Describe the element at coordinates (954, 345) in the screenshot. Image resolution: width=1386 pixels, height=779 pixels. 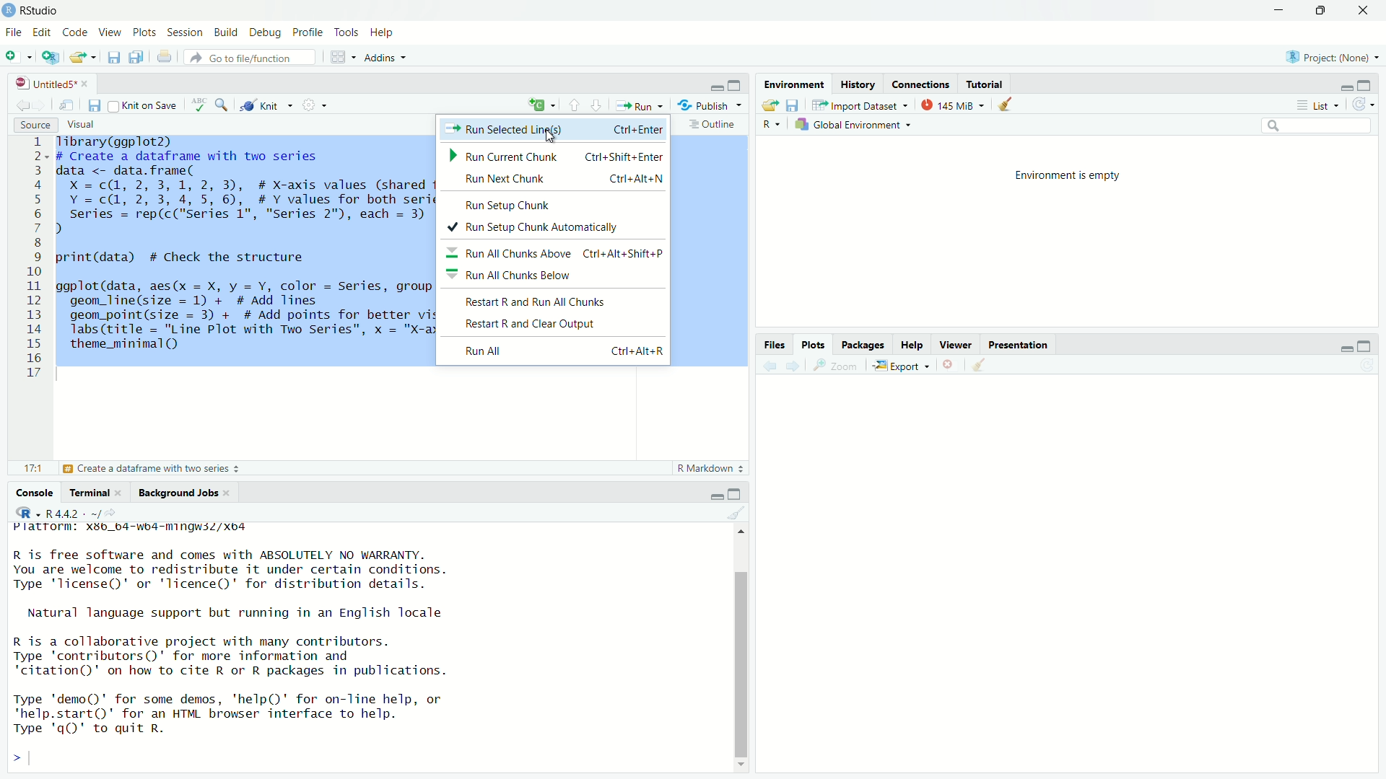
I see `Viewer` at that location.